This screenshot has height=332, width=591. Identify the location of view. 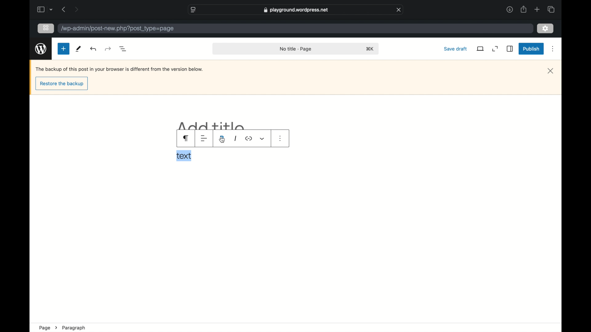
(480, 49).